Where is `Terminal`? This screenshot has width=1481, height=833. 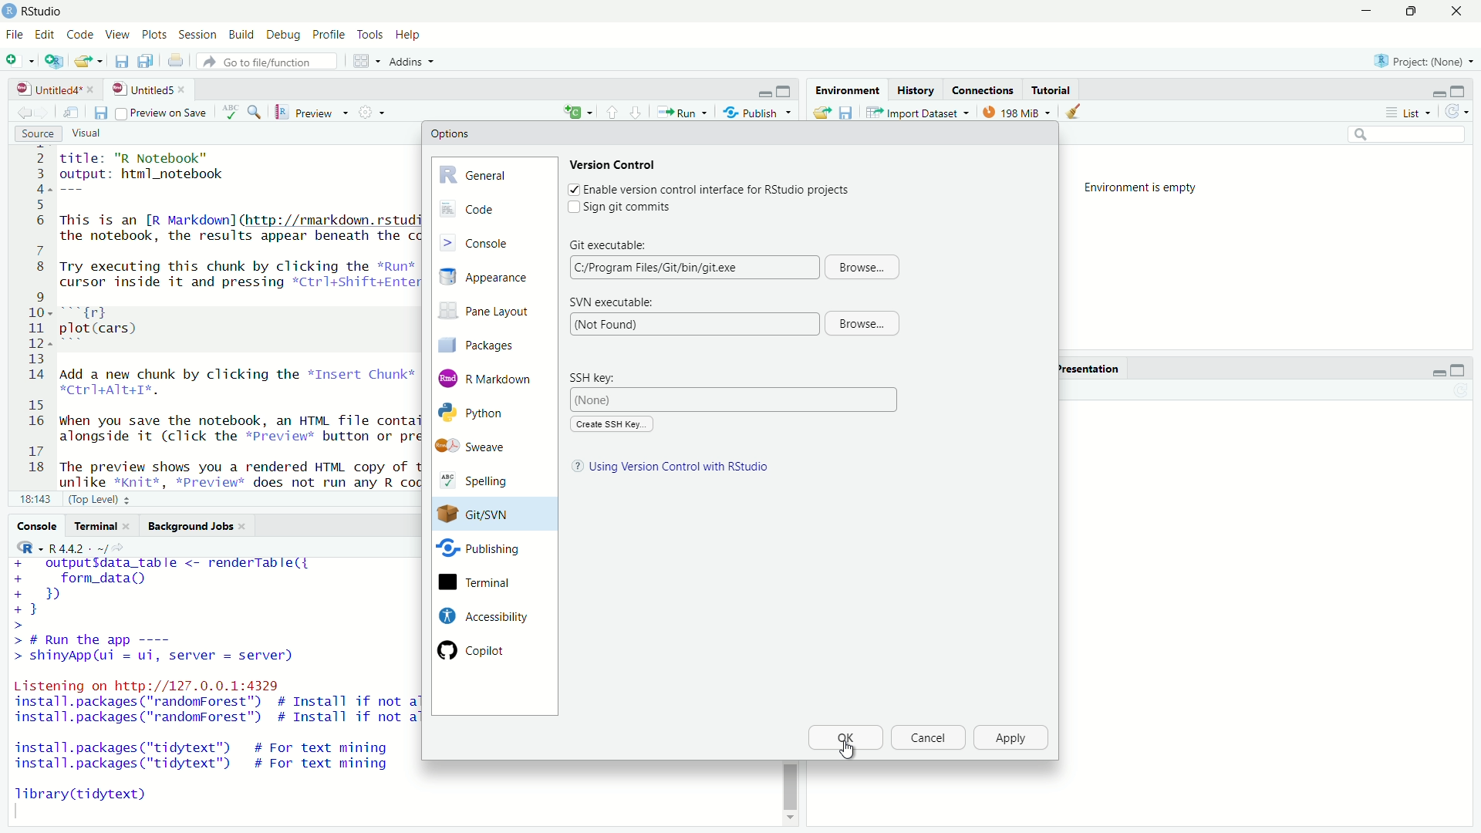
Terminal is located at coordinates (481, 583).